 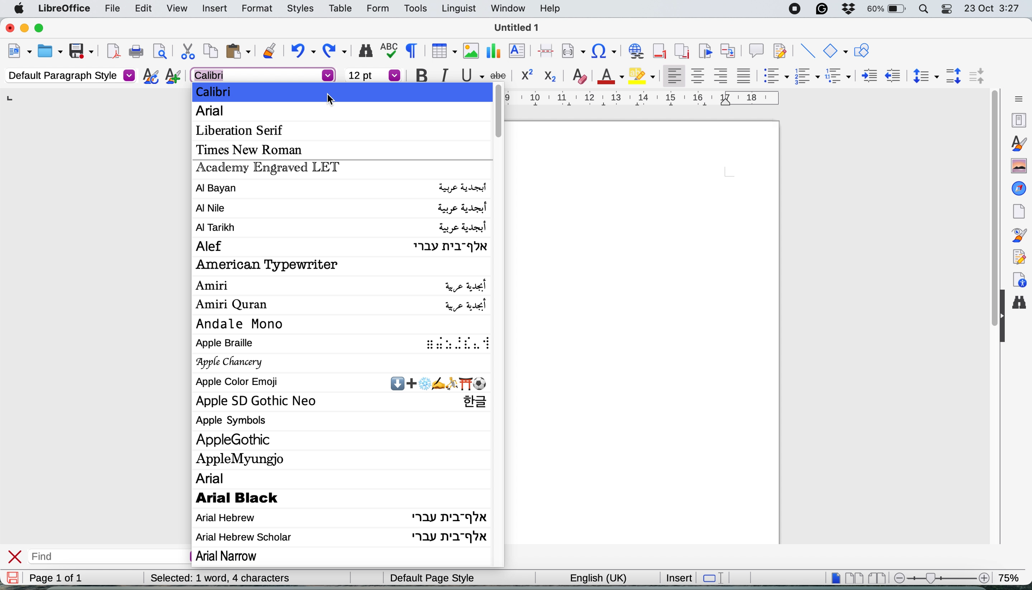 What do you see at coordinates (178, 8) in the screenshot?
I see `view` at bounding box center [178, 8].